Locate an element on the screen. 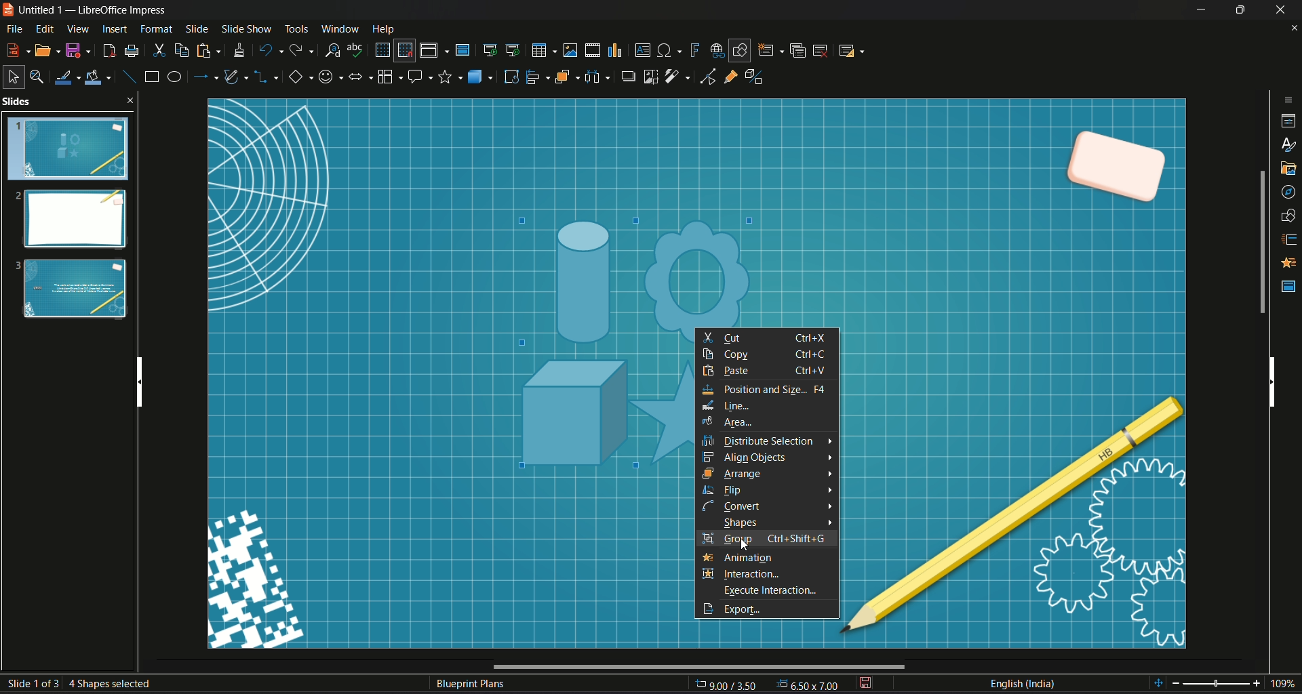  insert line is located at coordinates (128, 77).